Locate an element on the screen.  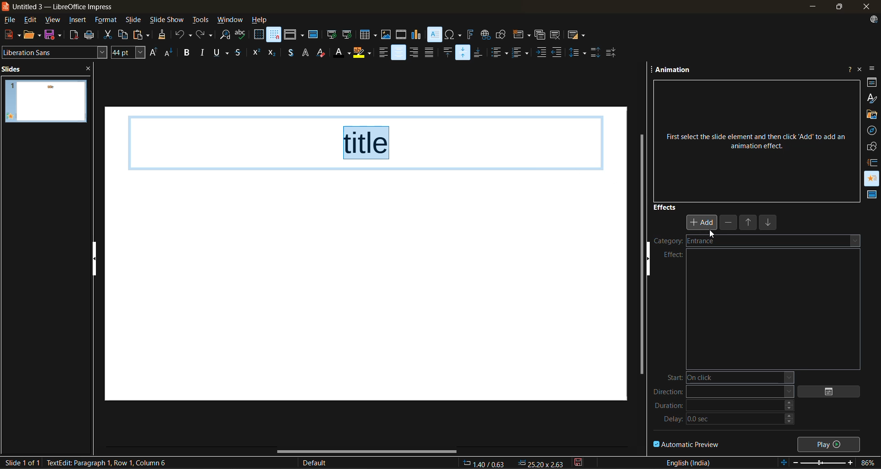
open is located at coordinates (33, 34).